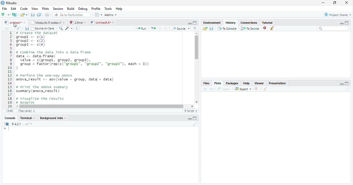 This screenshot has height=185, width=353. Describe the element at coordinates (337, 15) in the screenshot. I see `Project (None)` at that location.